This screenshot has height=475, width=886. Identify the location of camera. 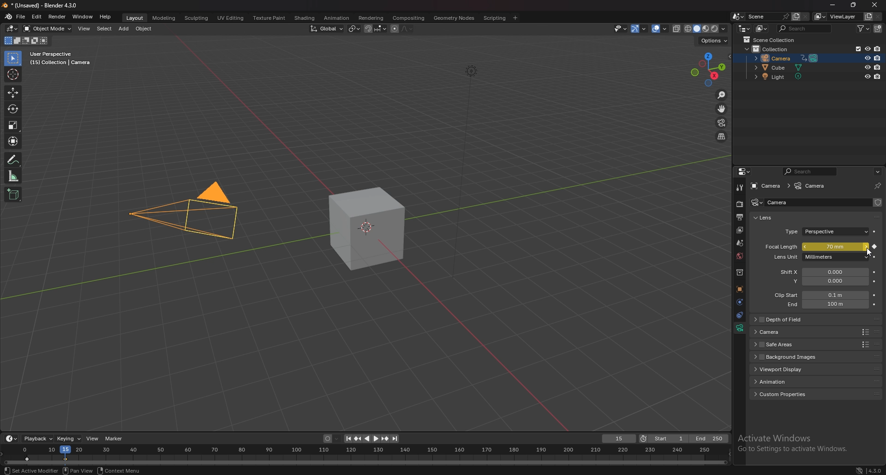
(766, 186).